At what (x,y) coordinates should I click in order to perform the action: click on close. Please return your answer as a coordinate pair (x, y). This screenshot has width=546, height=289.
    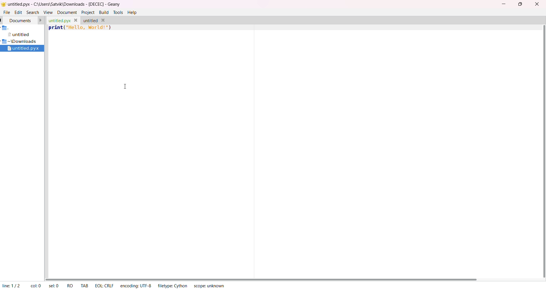
    Looking at the image, I should click on (538, 4).